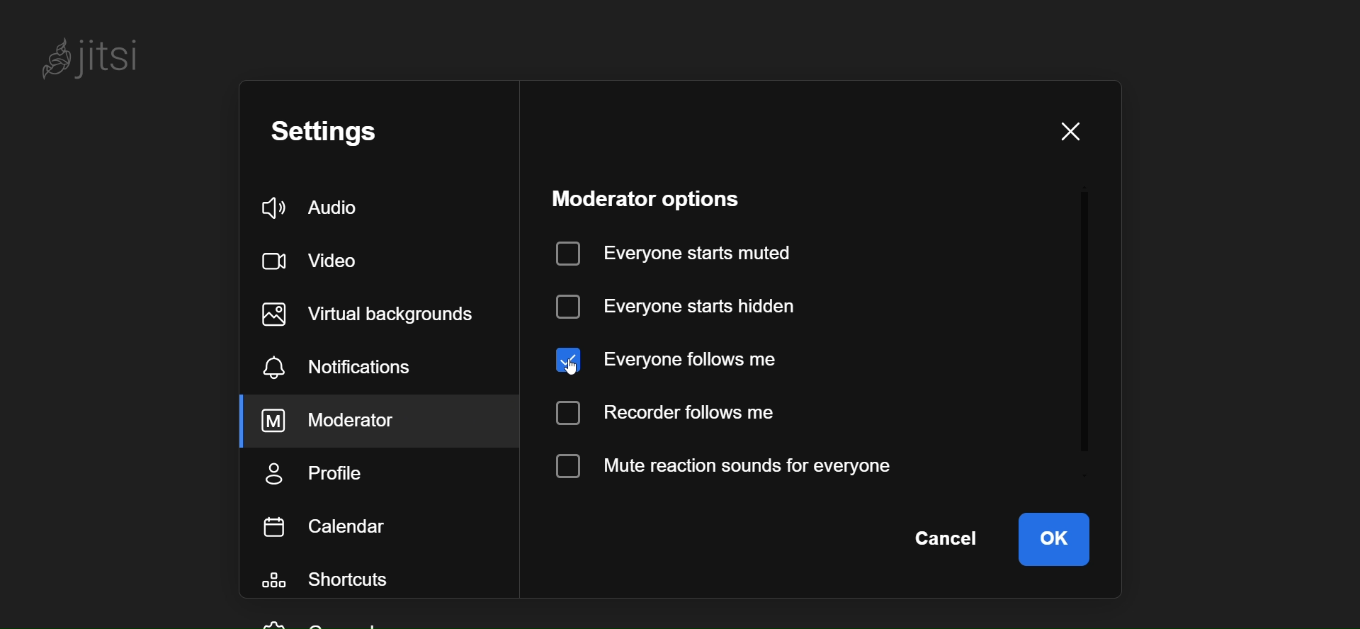  Describe the element at coordinates (578, 363) in the screenshot. I see `cursor` at that location.